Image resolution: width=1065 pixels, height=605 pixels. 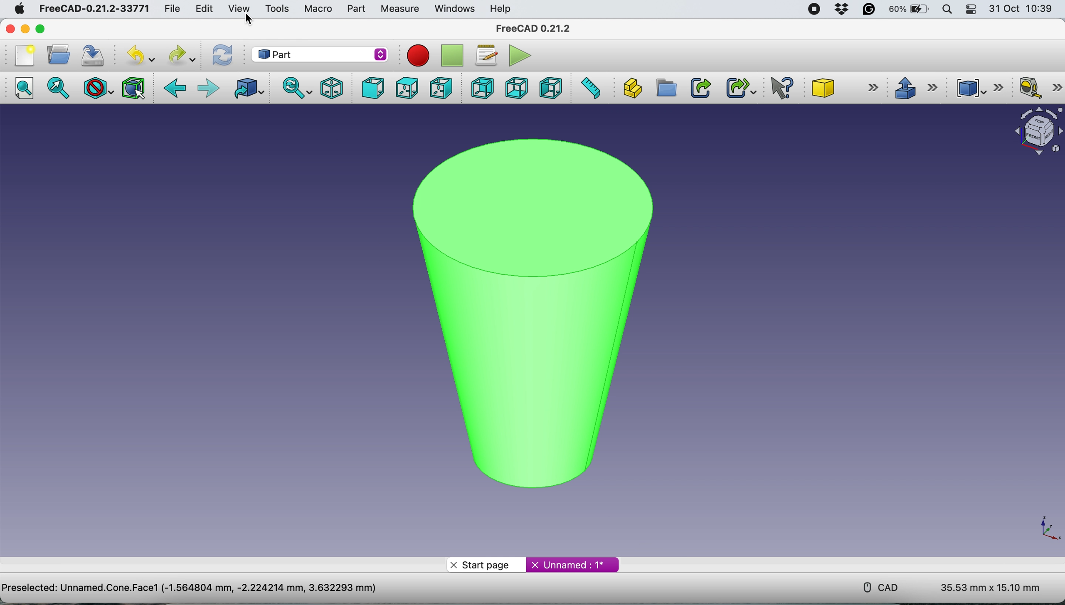 What do you see at coordinates (295, 88) in the screenshot?
I see `sync view` at bounding box center [295, 88].